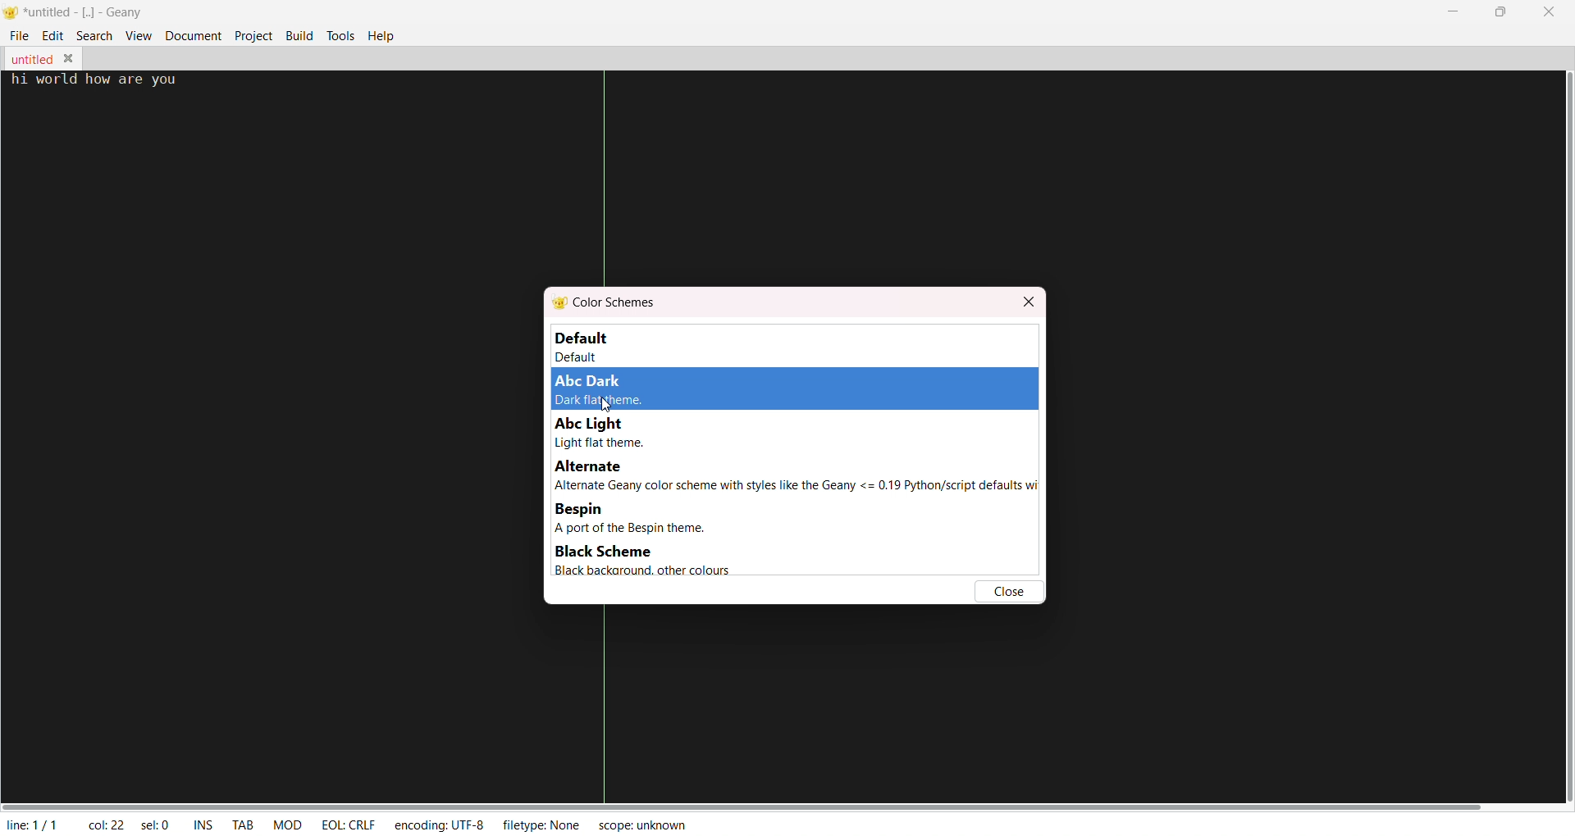 This screenshot has width=1575, height=836. I want to click on bespin, so click(581, 510).